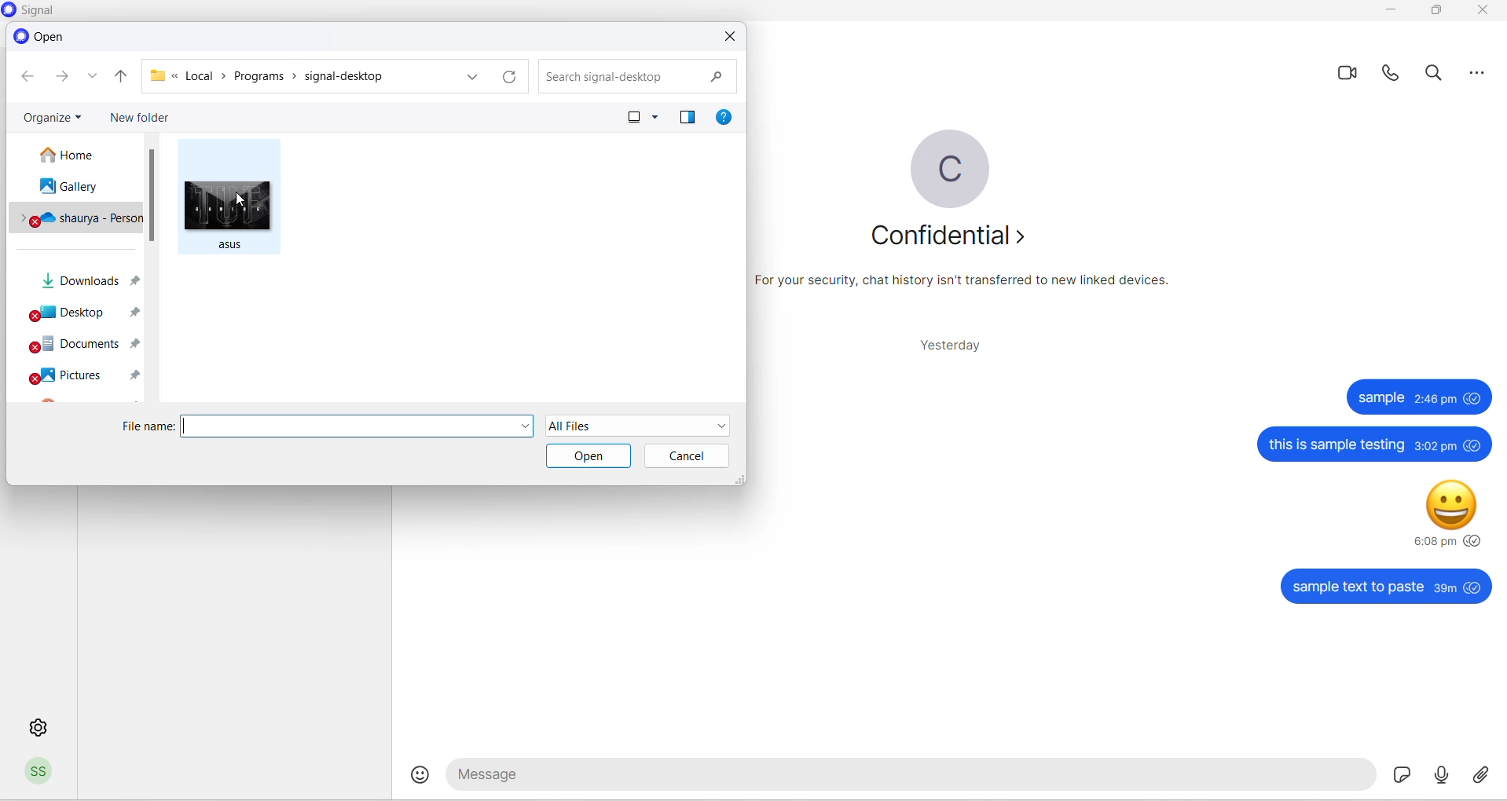  Describe the element at coordinates (121, 77) in the screenshot. I see `up to parent folder` at that location.